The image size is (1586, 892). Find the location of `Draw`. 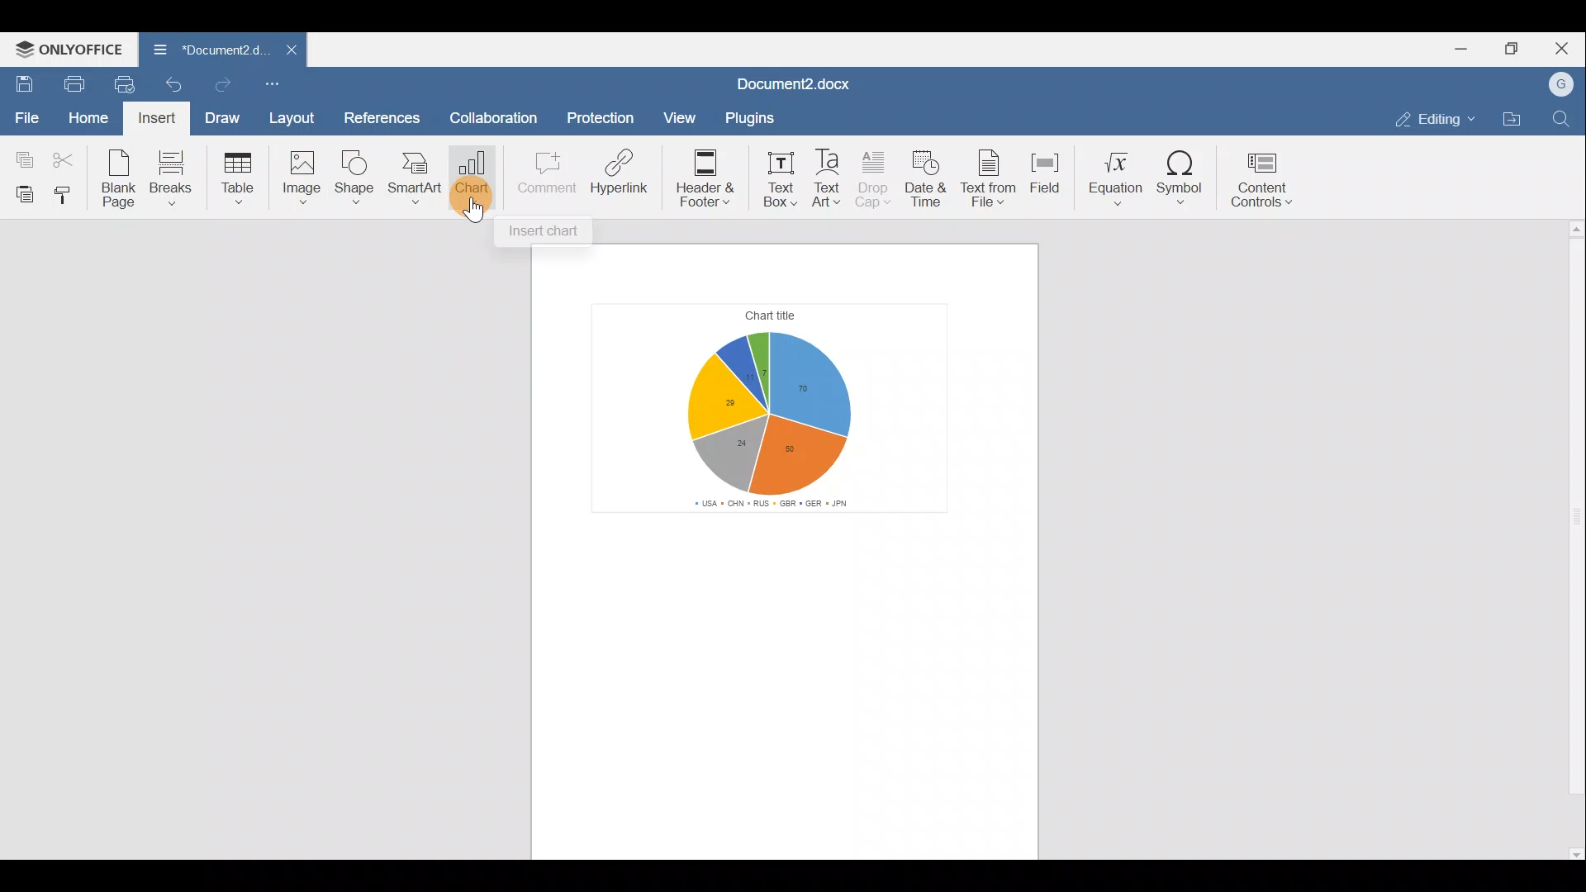

Draw is located at coordinates (225, 118).